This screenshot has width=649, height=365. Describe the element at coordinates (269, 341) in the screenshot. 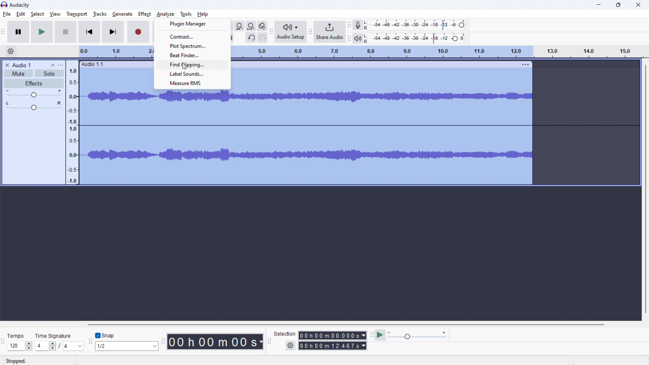

I see `selection toolbar` at that location.